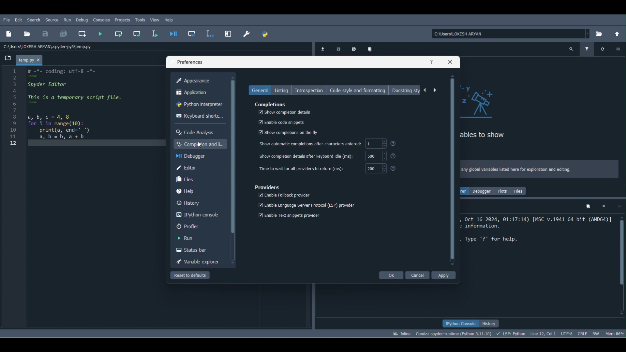 This screenshot has height=352, width=626. What do you see at coordinates (390, 275) in the screenshot?
I see `Ok` at bounding box center [390, 275].